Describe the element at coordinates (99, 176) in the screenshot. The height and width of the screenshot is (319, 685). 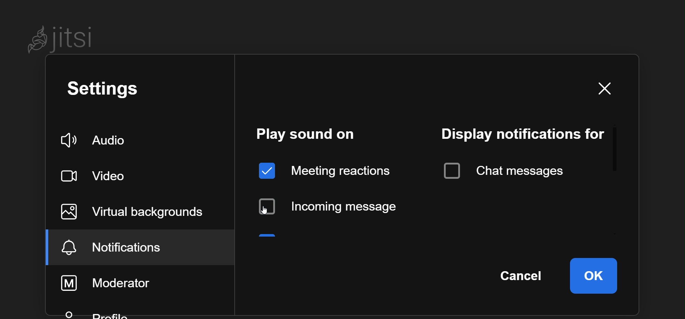
I see `video` at that location.